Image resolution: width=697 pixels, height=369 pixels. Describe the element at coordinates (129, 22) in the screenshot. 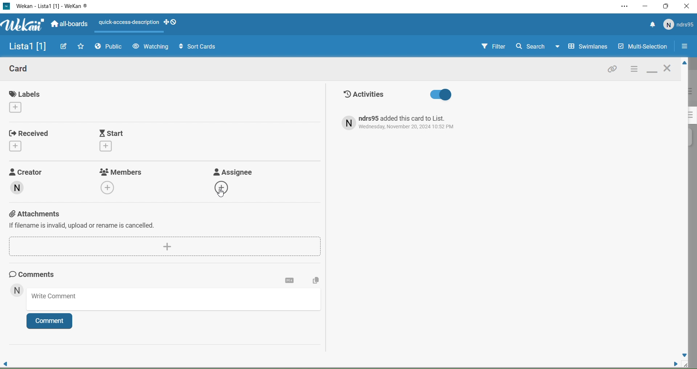

I see `Layout Actions` at that location.